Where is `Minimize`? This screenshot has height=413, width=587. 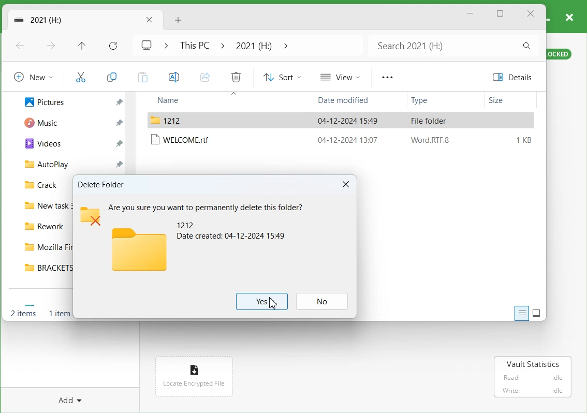
Minimize is located at coordinates (471, 14).